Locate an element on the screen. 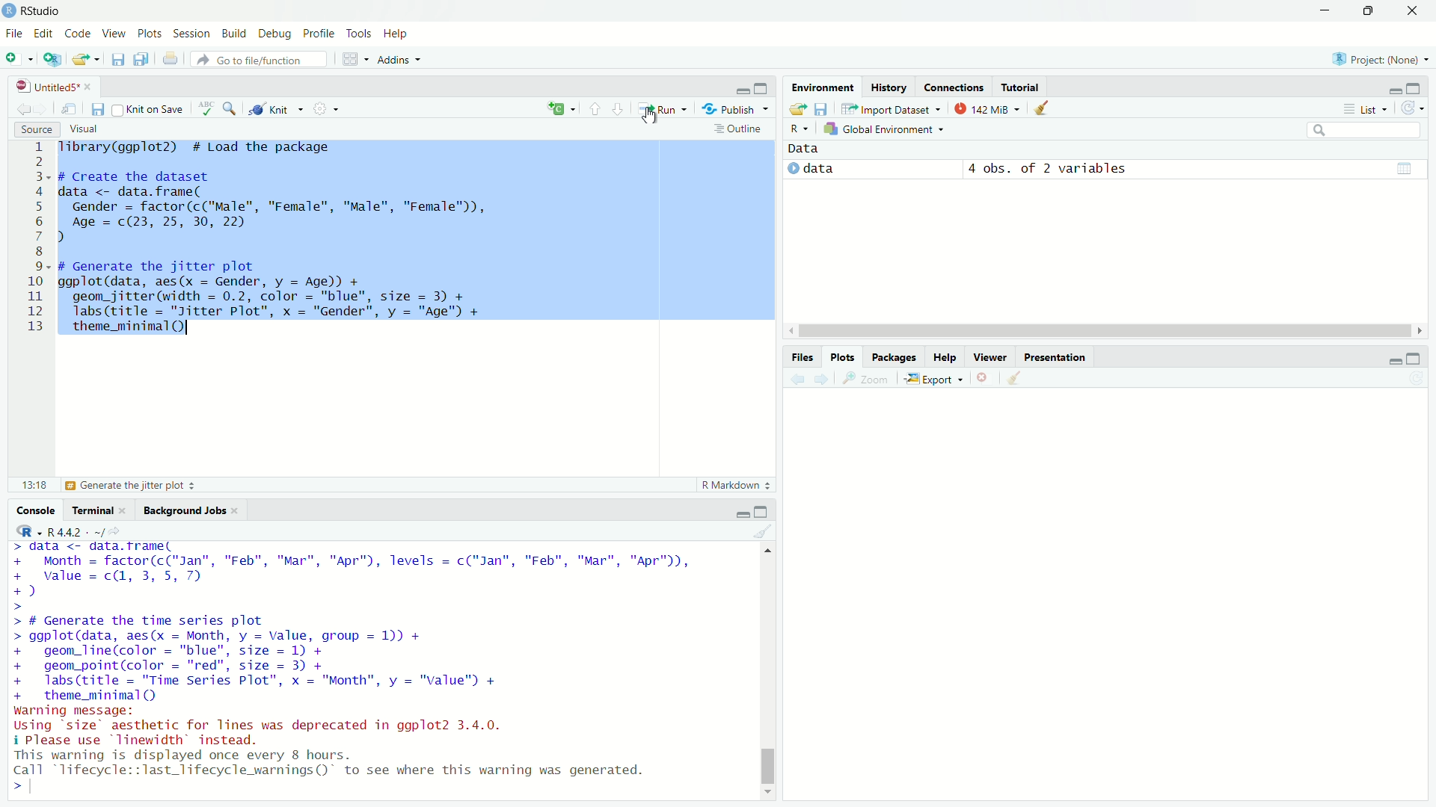  plots is located at coordinates (150, 31).